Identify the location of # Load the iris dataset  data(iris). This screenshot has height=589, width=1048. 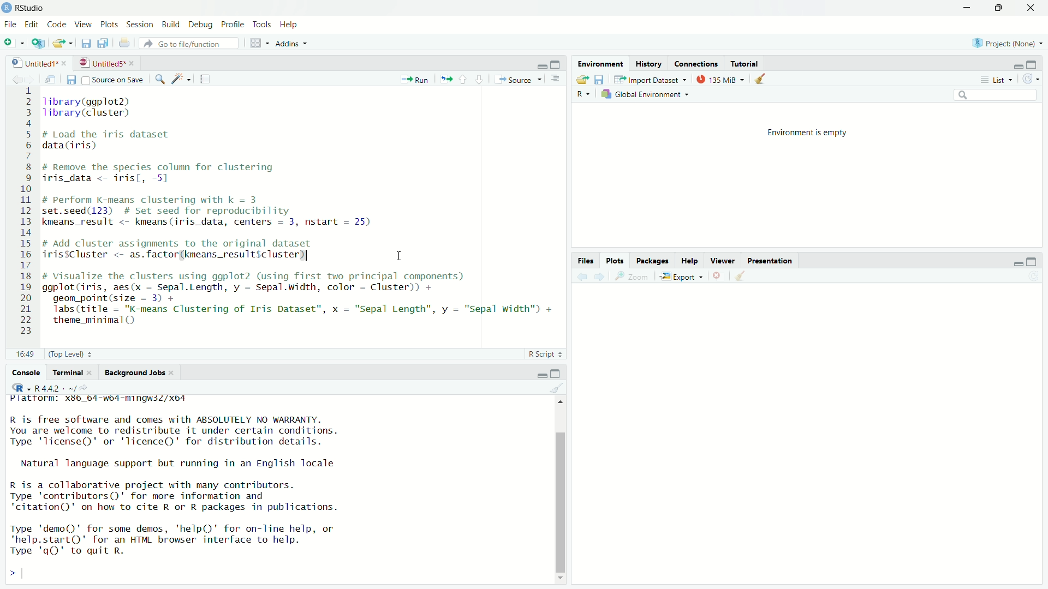
(119, 141).